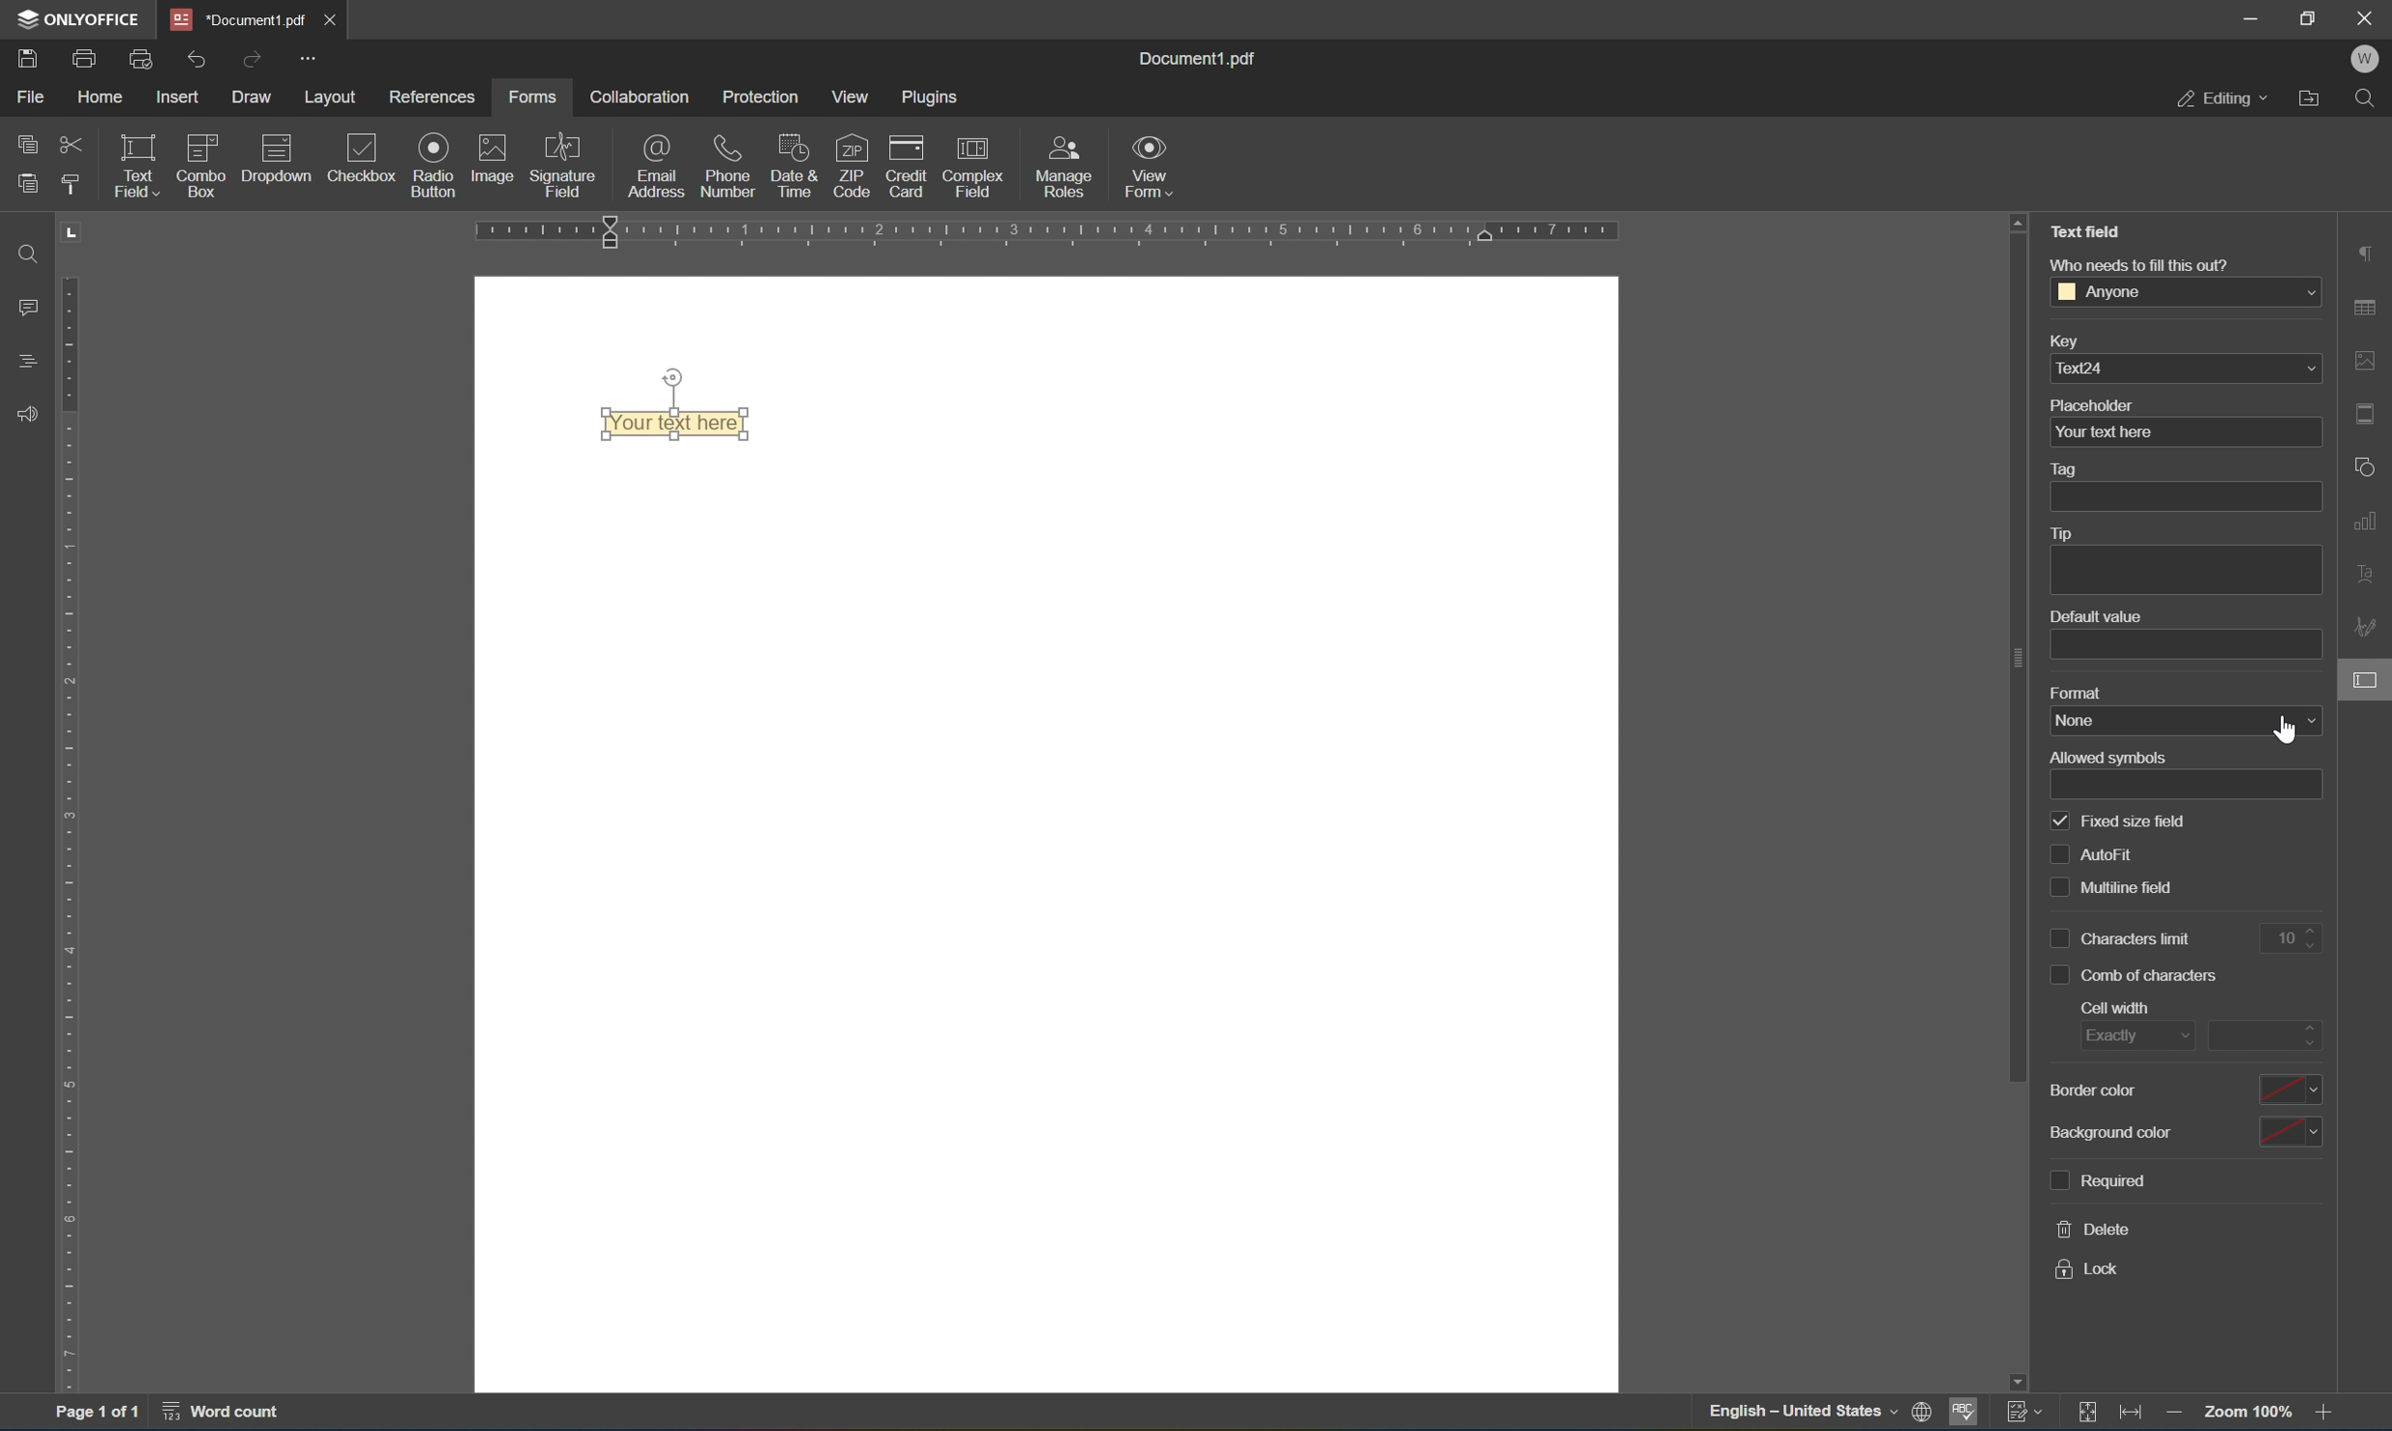 The image size is (2392, 1431). What do you see at coordinates (27, 62) in the screenshot?
I see `save` at bounding box center [27, 62].